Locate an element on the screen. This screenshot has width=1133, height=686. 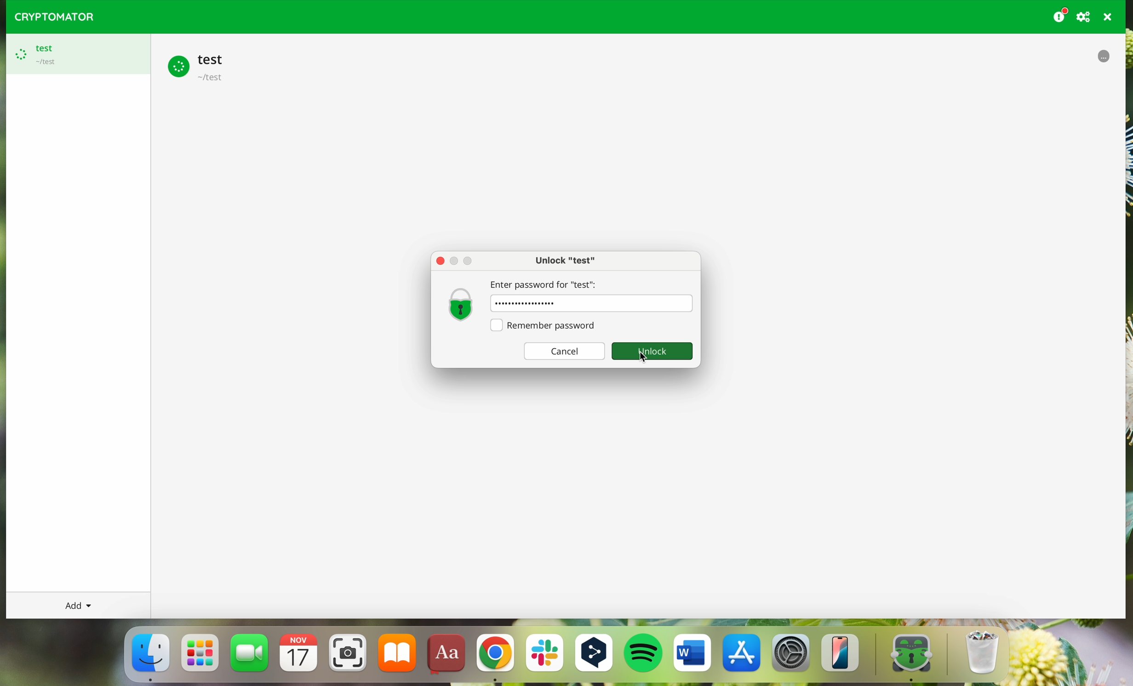
trash is located at coordinates (980, 656).